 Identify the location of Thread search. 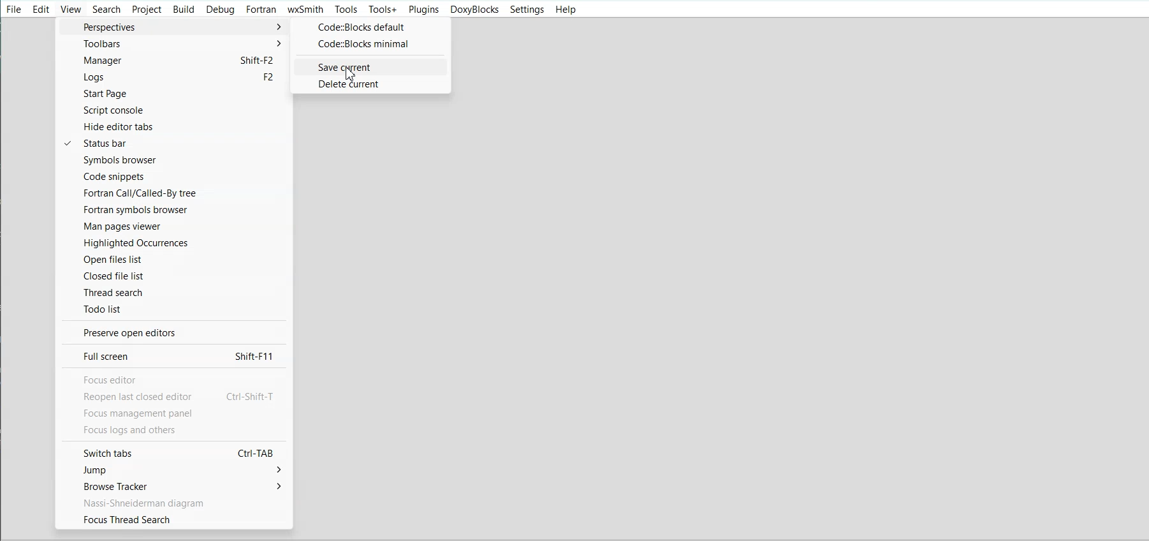
(174, 292).